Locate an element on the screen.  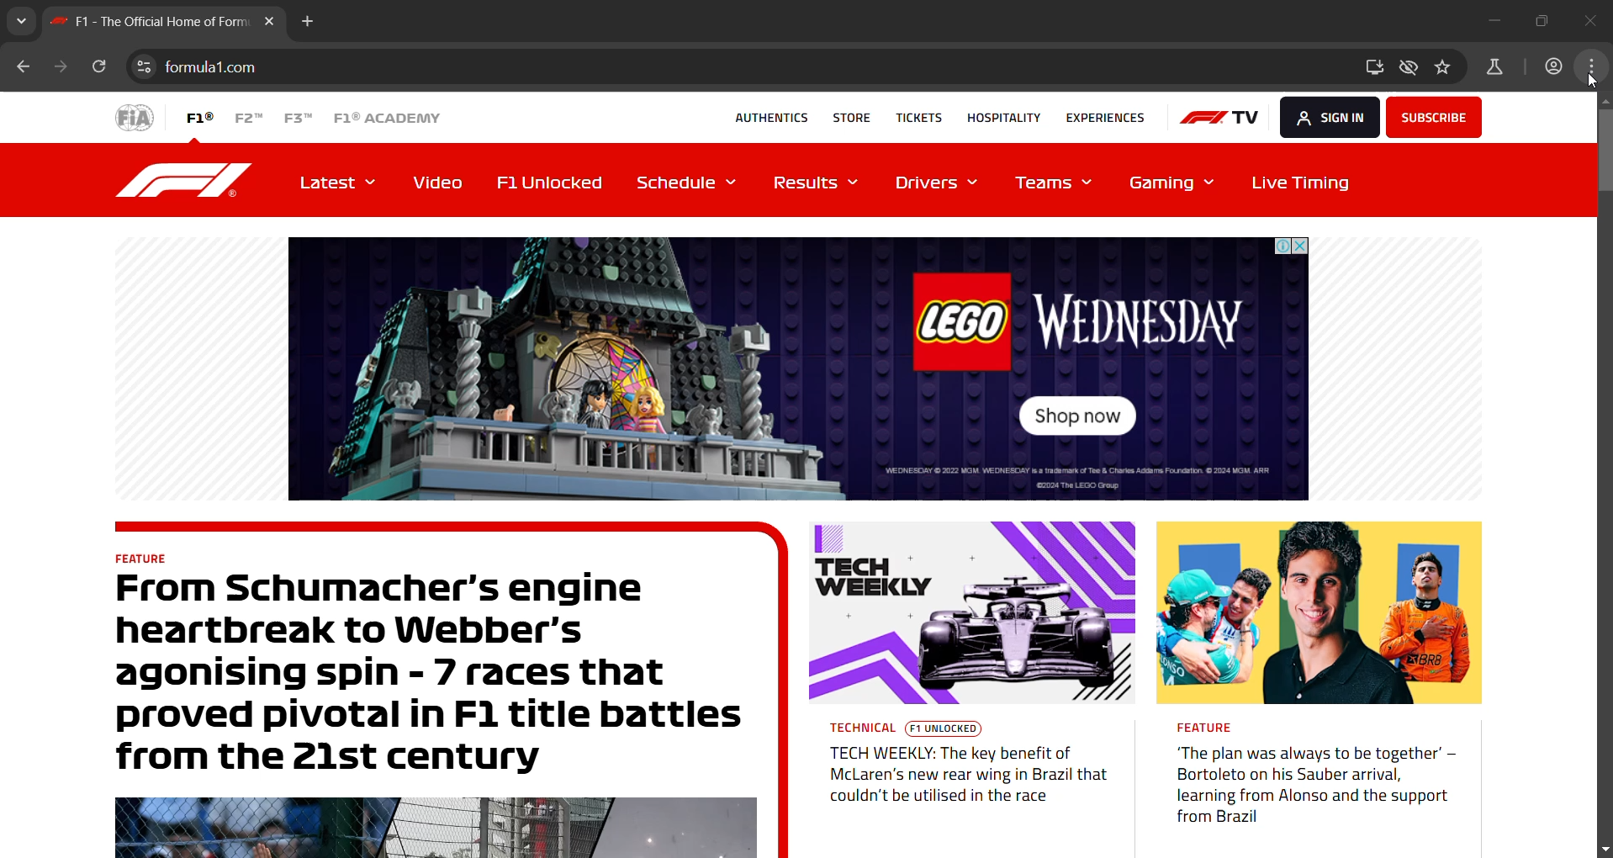
f1 the official home of form  is located at coordinates (167, 26).